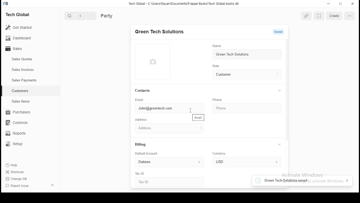 This screenshot has width=360, height=203. I want to click on phone, so click(229, 107).